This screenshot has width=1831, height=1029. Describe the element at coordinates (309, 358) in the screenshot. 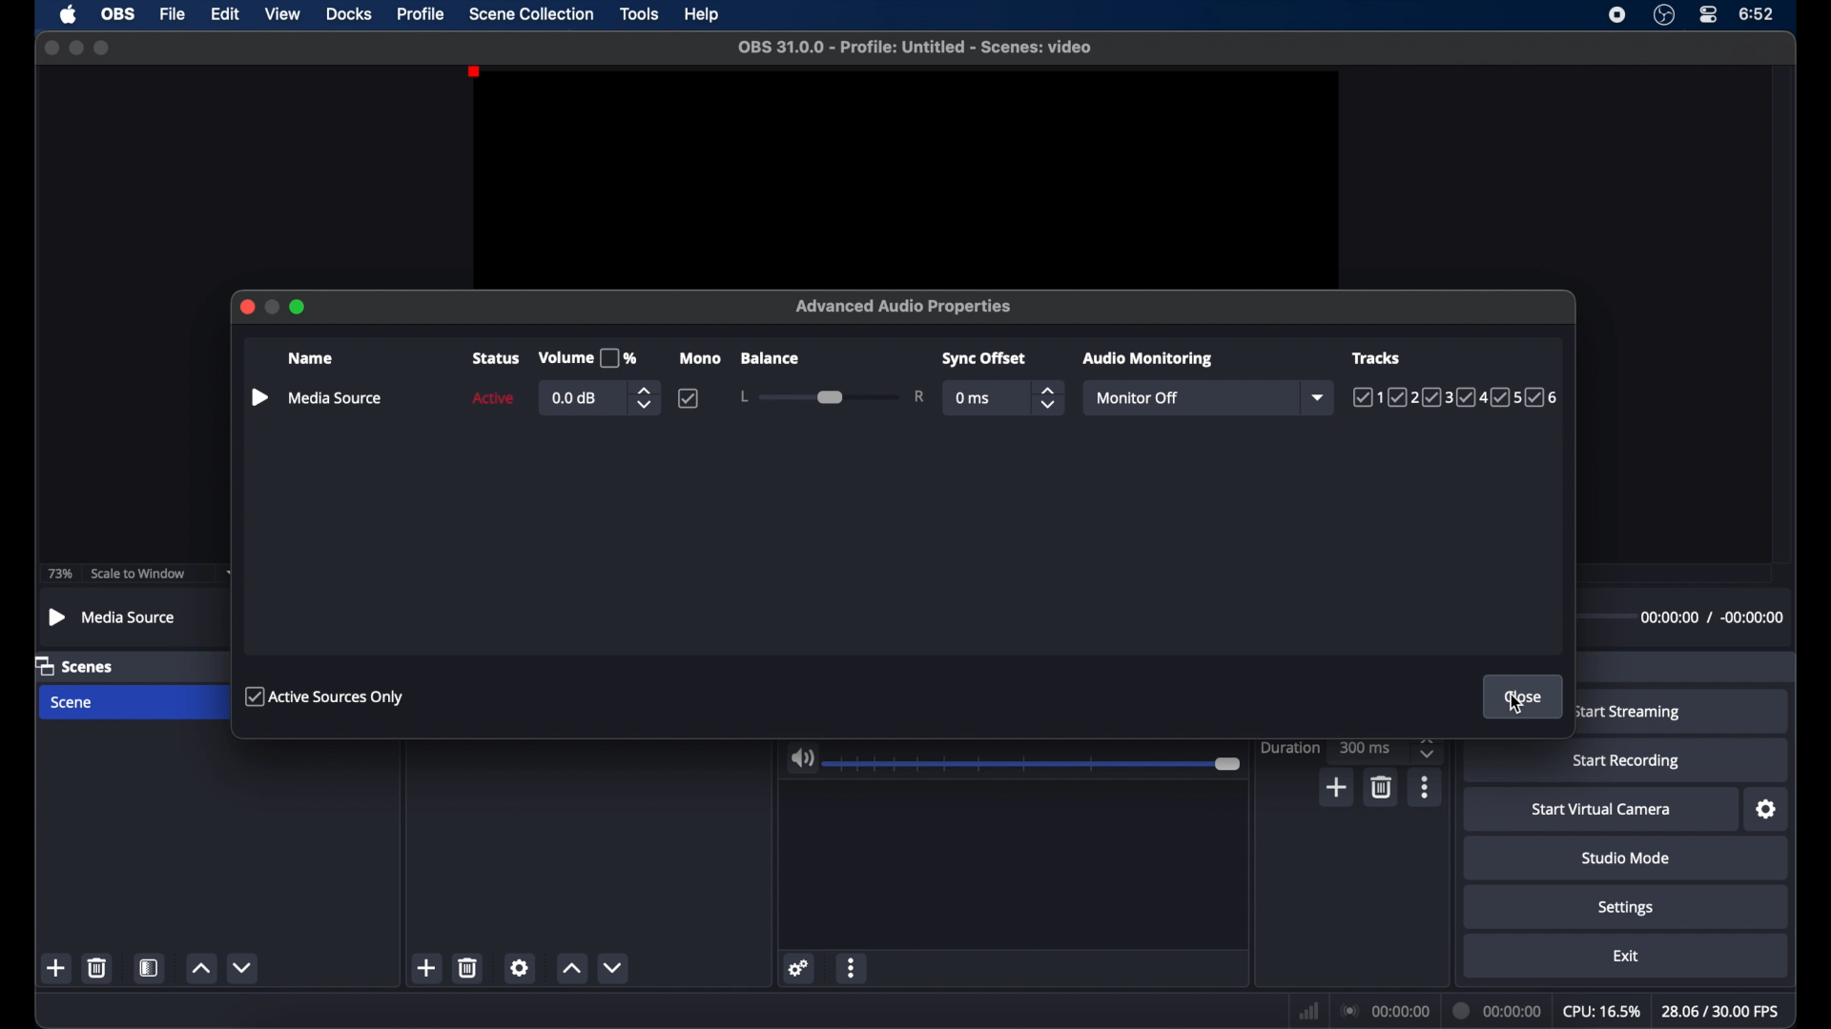

I see `name` at that location.